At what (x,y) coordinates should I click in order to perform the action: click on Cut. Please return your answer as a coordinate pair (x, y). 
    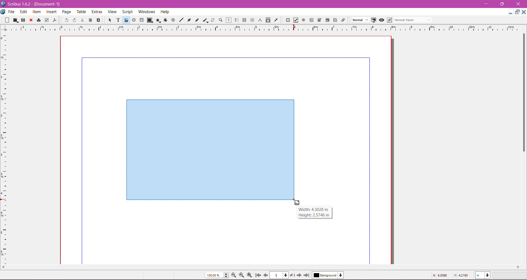
    Looking at the image, I should click on (82, 20).